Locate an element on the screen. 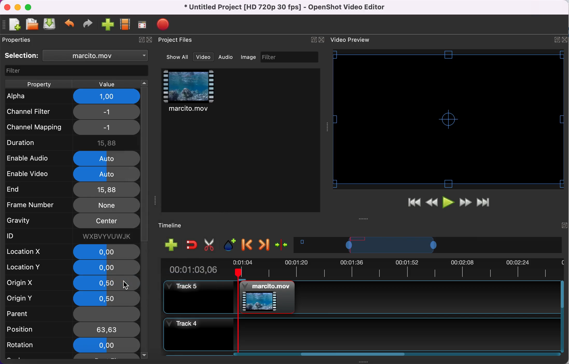 The image size is (569, 364). channel mapping -1 is located at coordinates (72, 127).